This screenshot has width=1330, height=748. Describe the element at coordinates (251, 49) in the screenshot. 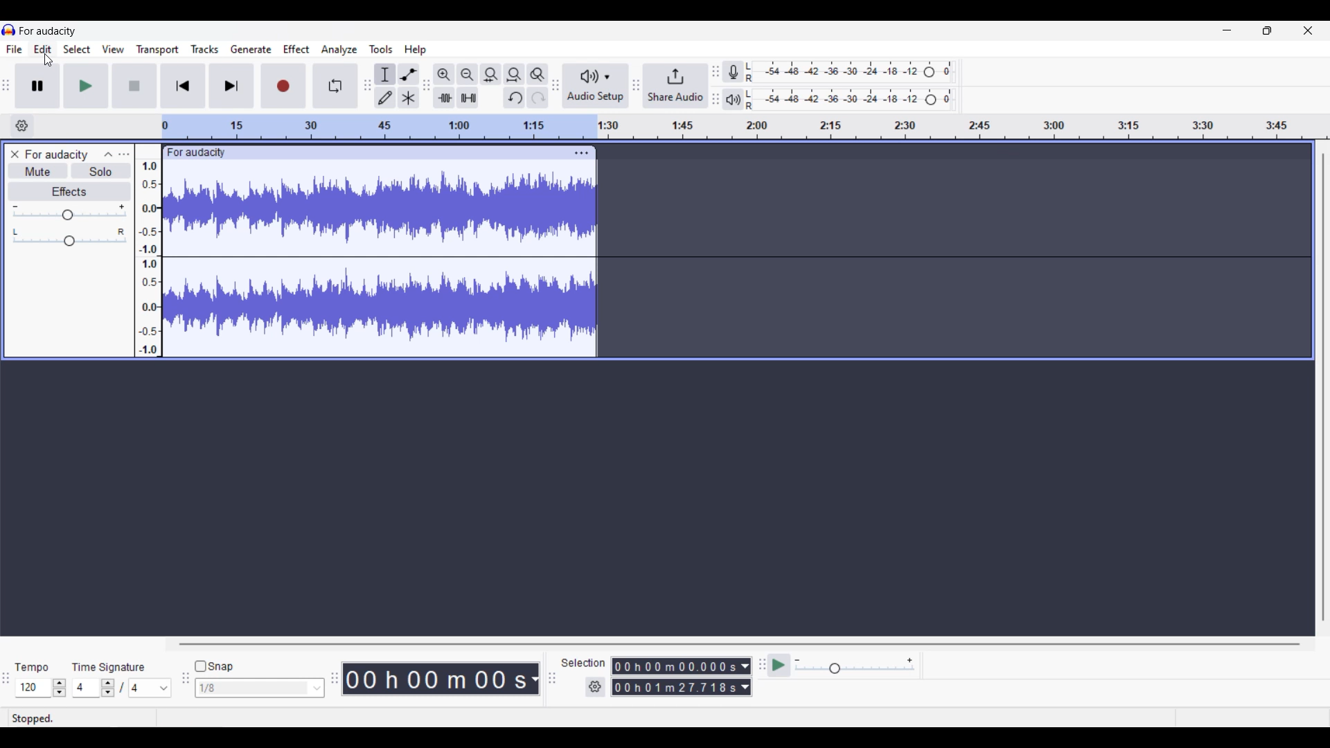

I see `Generate menu` at that location.